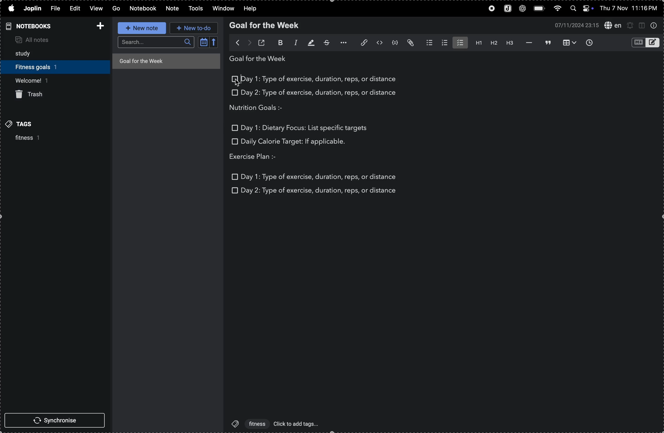 This screenshot has width=664, height=433. What do you see at coordinates (477, 43) in the screenshot?
I see `heading 1` at bounding box center [477, 43].